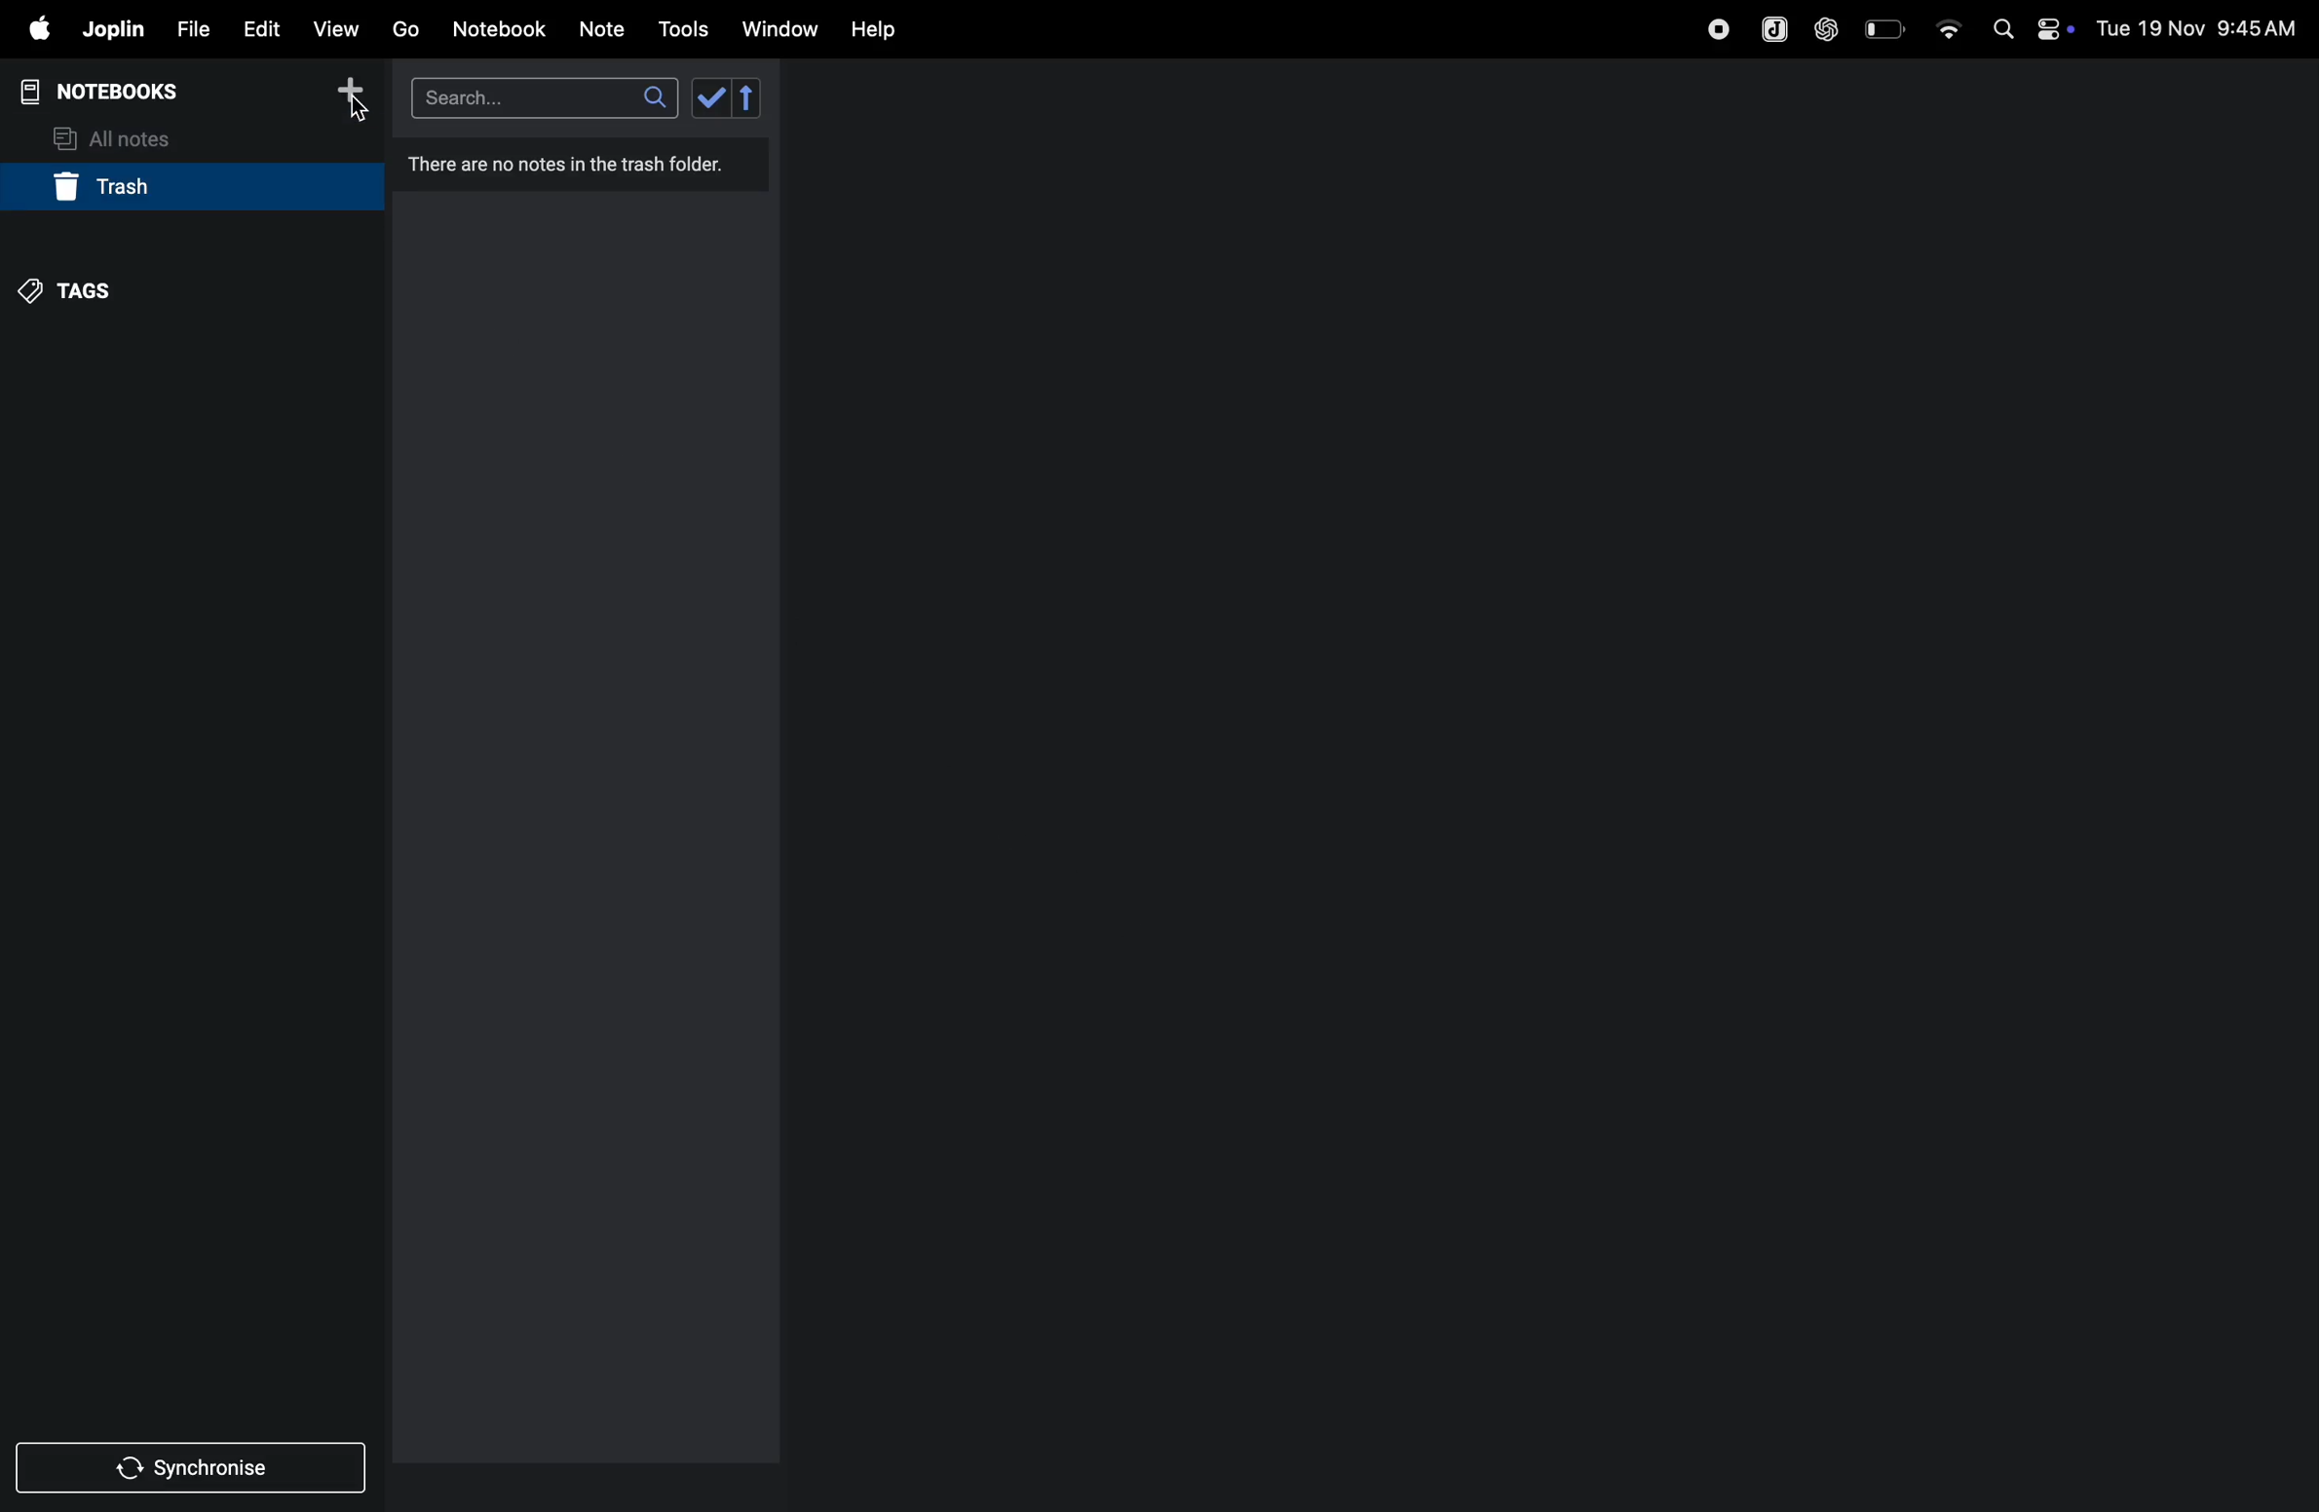 The image size is (2319, 1512). I want to click on search, so click(541, 97).